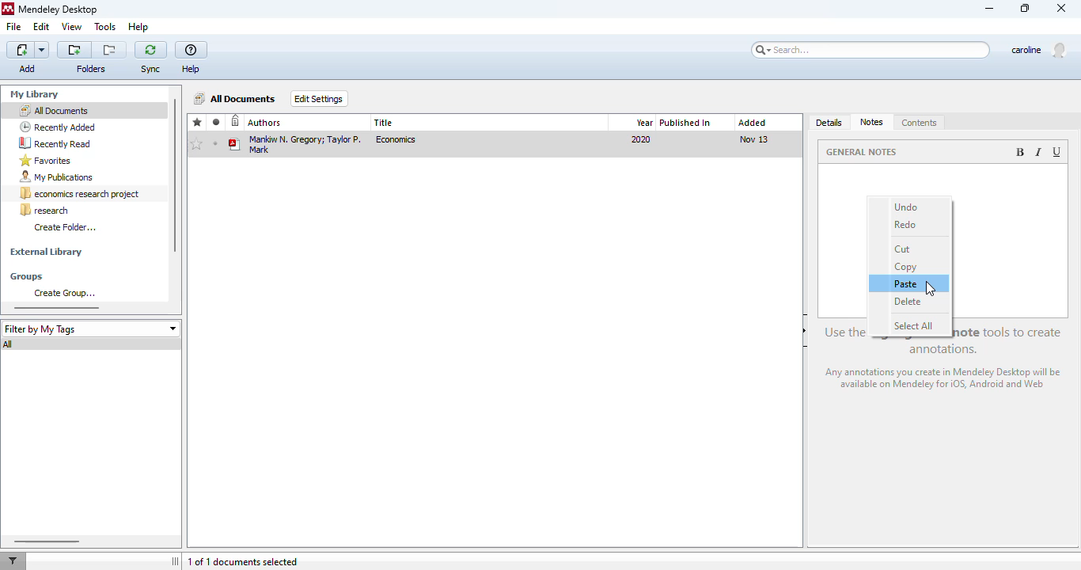 The width and height of the screenshot is (1081, 570). What do you see at coordinates (53, 110) in the screenshot?
I see `all documents` at bounding box center [53, 110].